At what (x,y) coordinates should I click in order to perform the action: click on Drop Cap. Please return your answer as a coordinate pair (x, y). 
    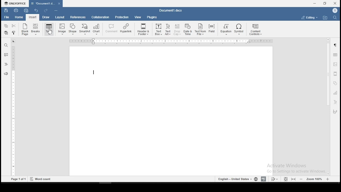
    Looking at the image, I should click on (177, 30).